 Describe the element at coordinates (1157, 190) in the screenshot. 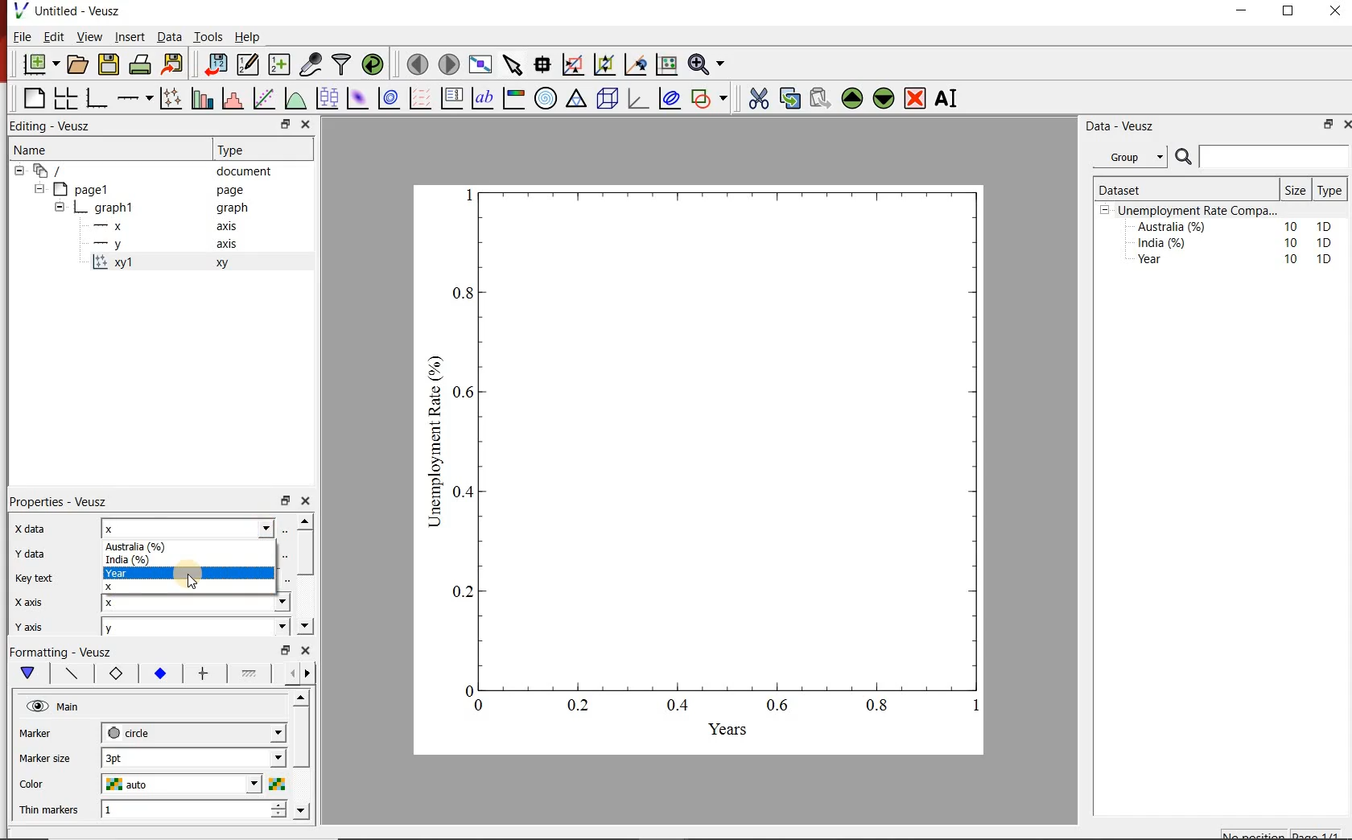

I see `Dataset` at that location.